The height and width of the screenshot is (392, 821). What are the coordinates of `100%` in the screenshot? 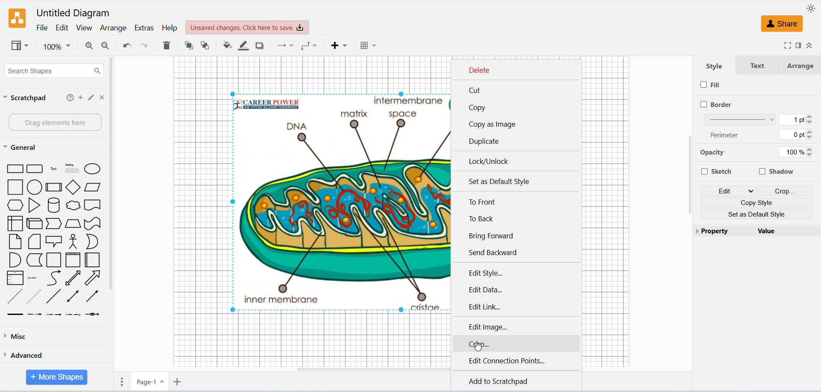 It's located at (796, 153).